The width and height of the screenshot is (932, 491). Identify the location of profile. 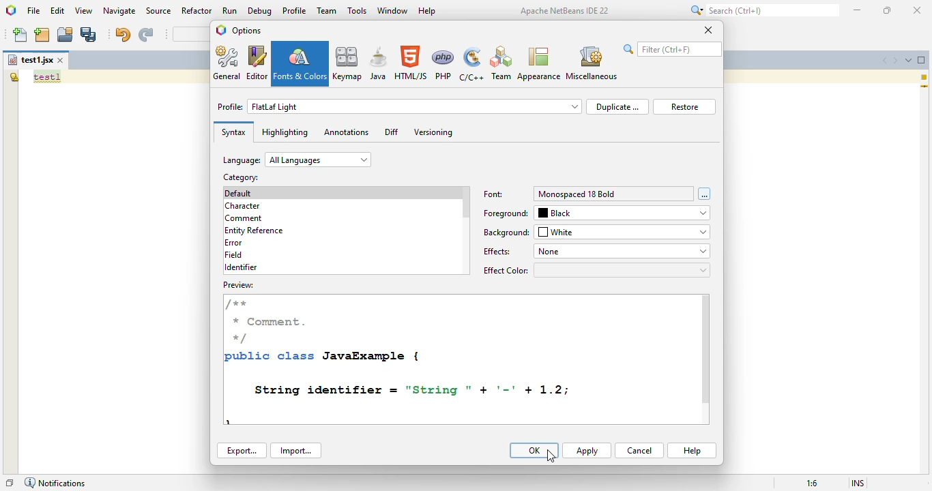
(400, 106).